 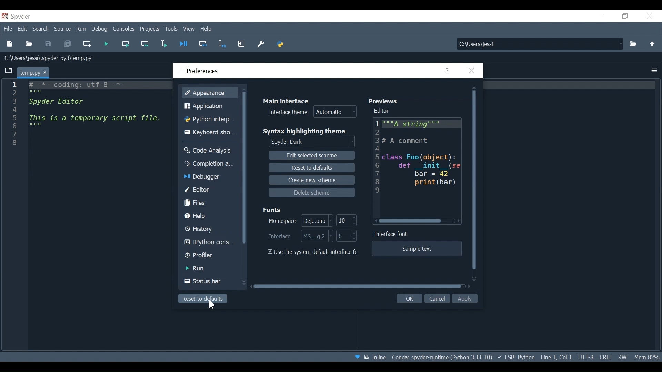 What do you see at coordinates (605, 357) in the screenshot?
I see `File EQL Status` at bounding box center [605, 357].